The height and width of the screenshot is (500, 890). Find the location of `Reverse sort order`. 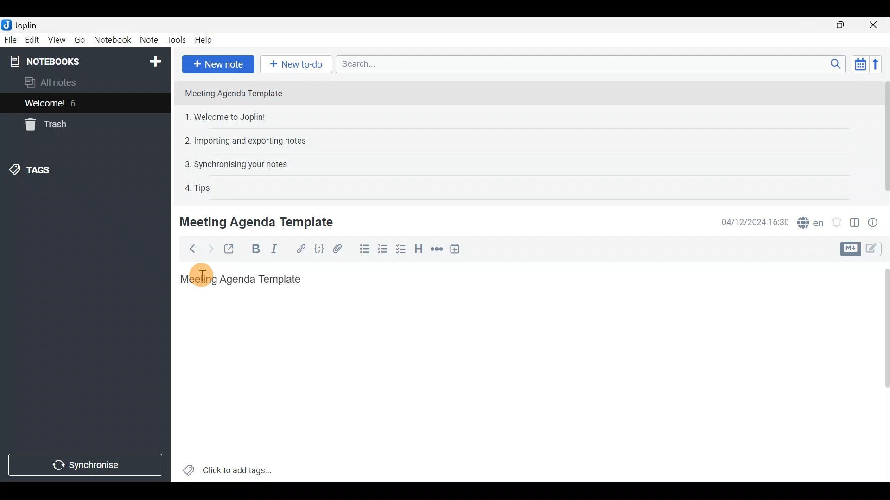

Reverse sort order is located at coordinates (877, 64).